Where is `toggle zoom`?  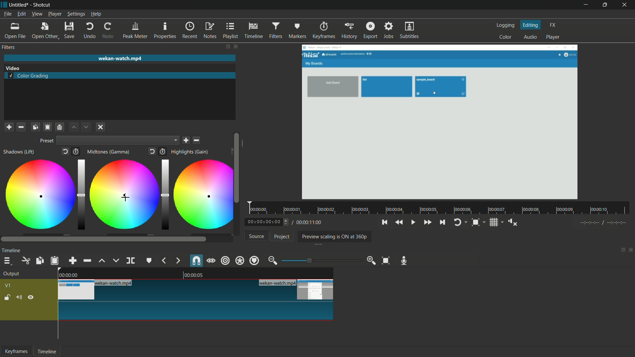 toggle zoom is located at coordinates (478, 222).